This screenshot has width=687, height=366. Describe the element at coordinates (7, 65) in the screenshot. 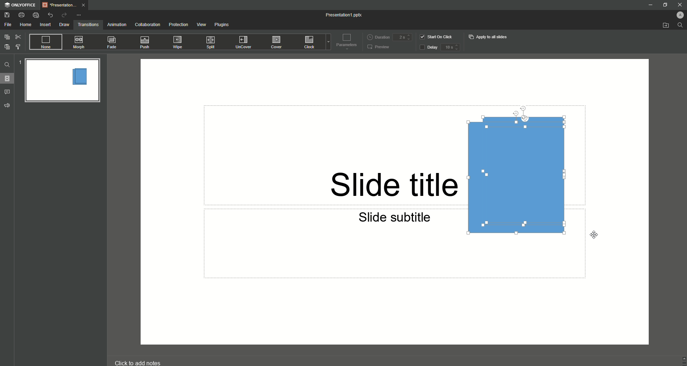

I see `Find` at that location.